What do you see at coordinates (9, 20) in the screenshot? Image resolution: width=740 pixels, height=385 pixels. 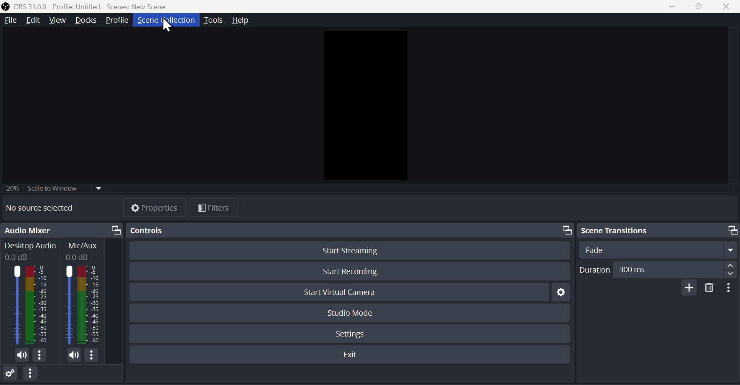 I see `` at bounding box center [9, 20].